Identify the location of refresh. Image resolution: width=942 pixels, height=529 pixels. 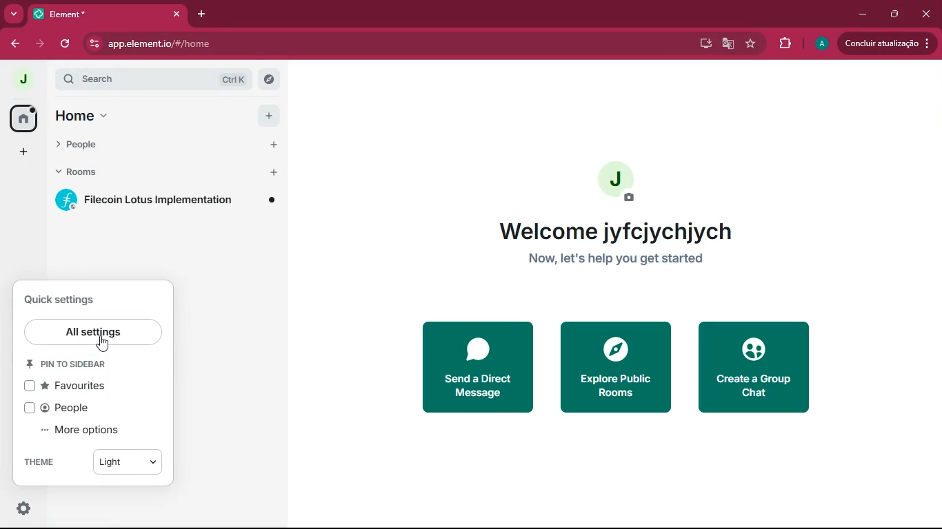
(66, 43).